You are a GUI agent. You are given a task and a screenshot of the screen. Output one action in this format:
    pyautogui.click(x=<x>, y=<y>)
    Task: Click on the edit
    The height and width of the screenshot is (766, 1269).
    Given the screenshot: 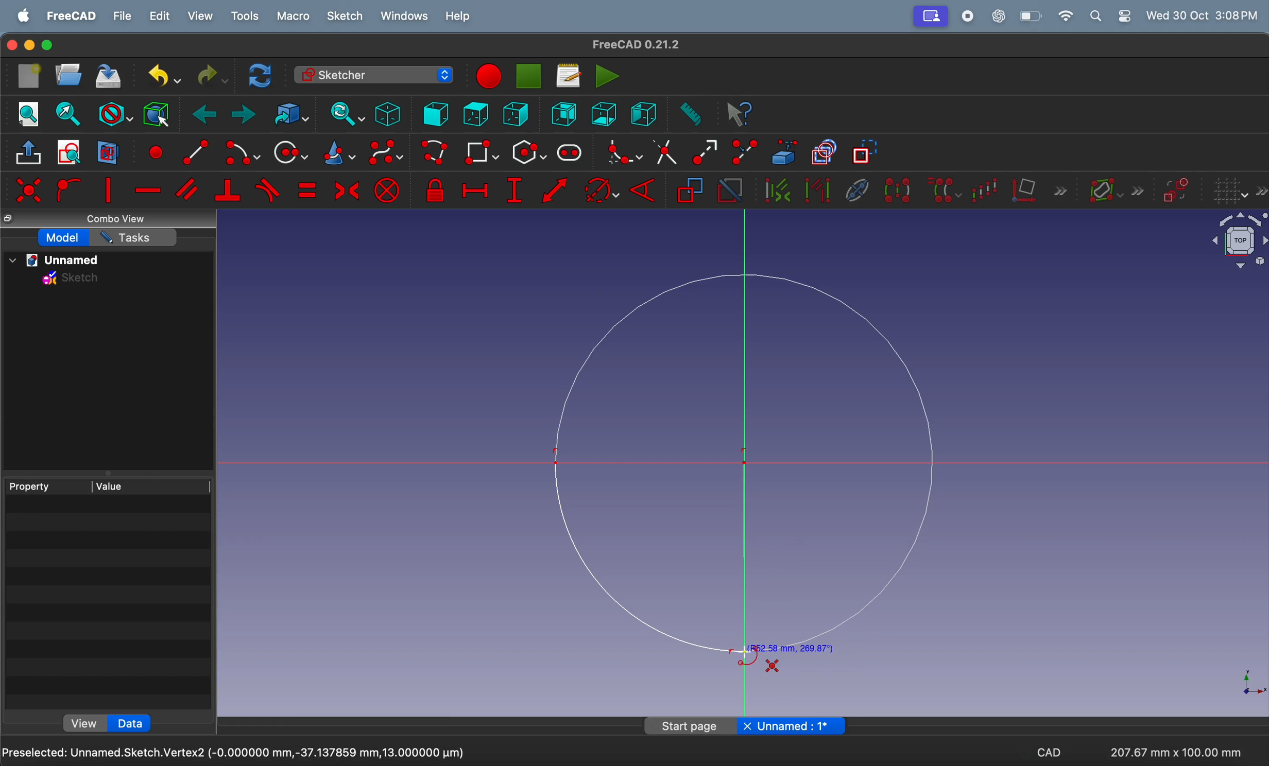 What is the action you would take?
    pyautogui.click(x=161, y=16)
    